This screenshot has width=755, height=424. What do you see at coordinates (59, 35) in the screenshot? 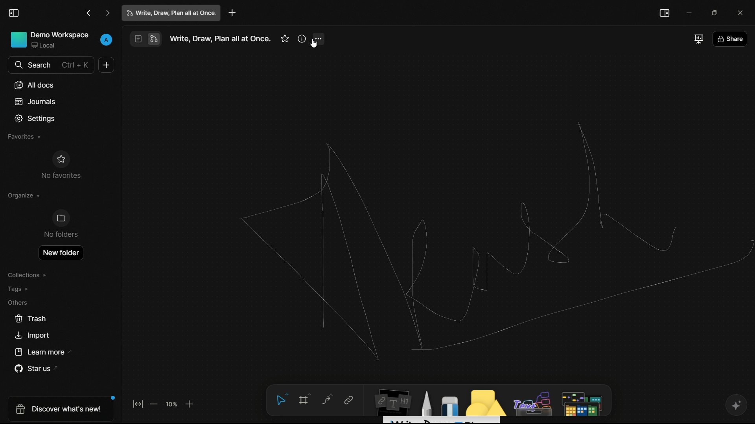
I see `demo workspace` at bounding box center [59, 35].